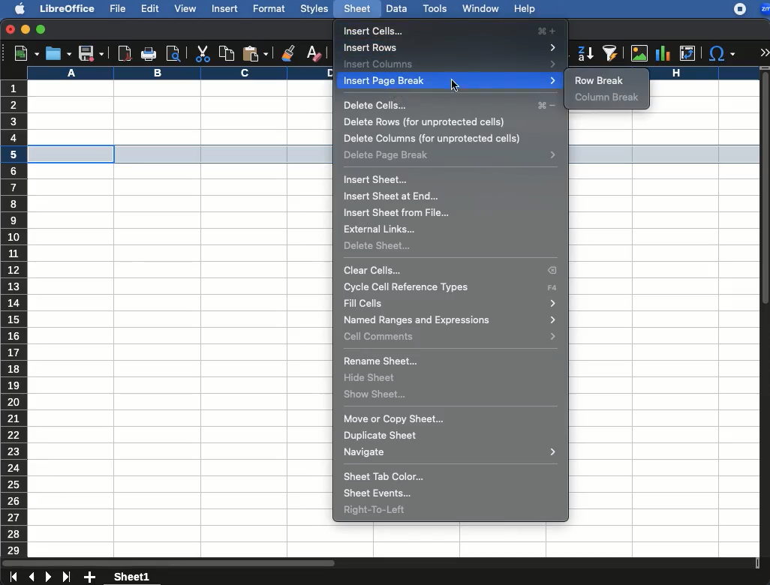  Describe the element at coordinates (23, 53) in the screenshot. I see `new` at that location.